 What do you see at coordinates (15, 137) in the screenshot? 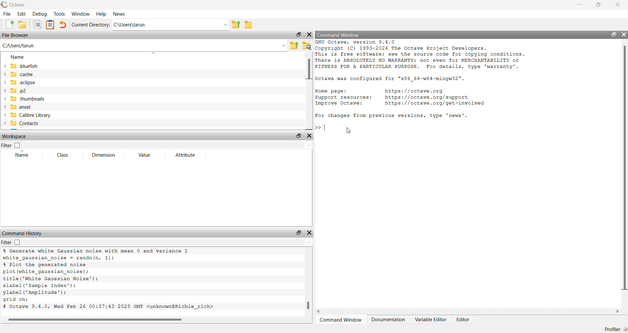
I see `Workspace` at bounding box center [15, 137].